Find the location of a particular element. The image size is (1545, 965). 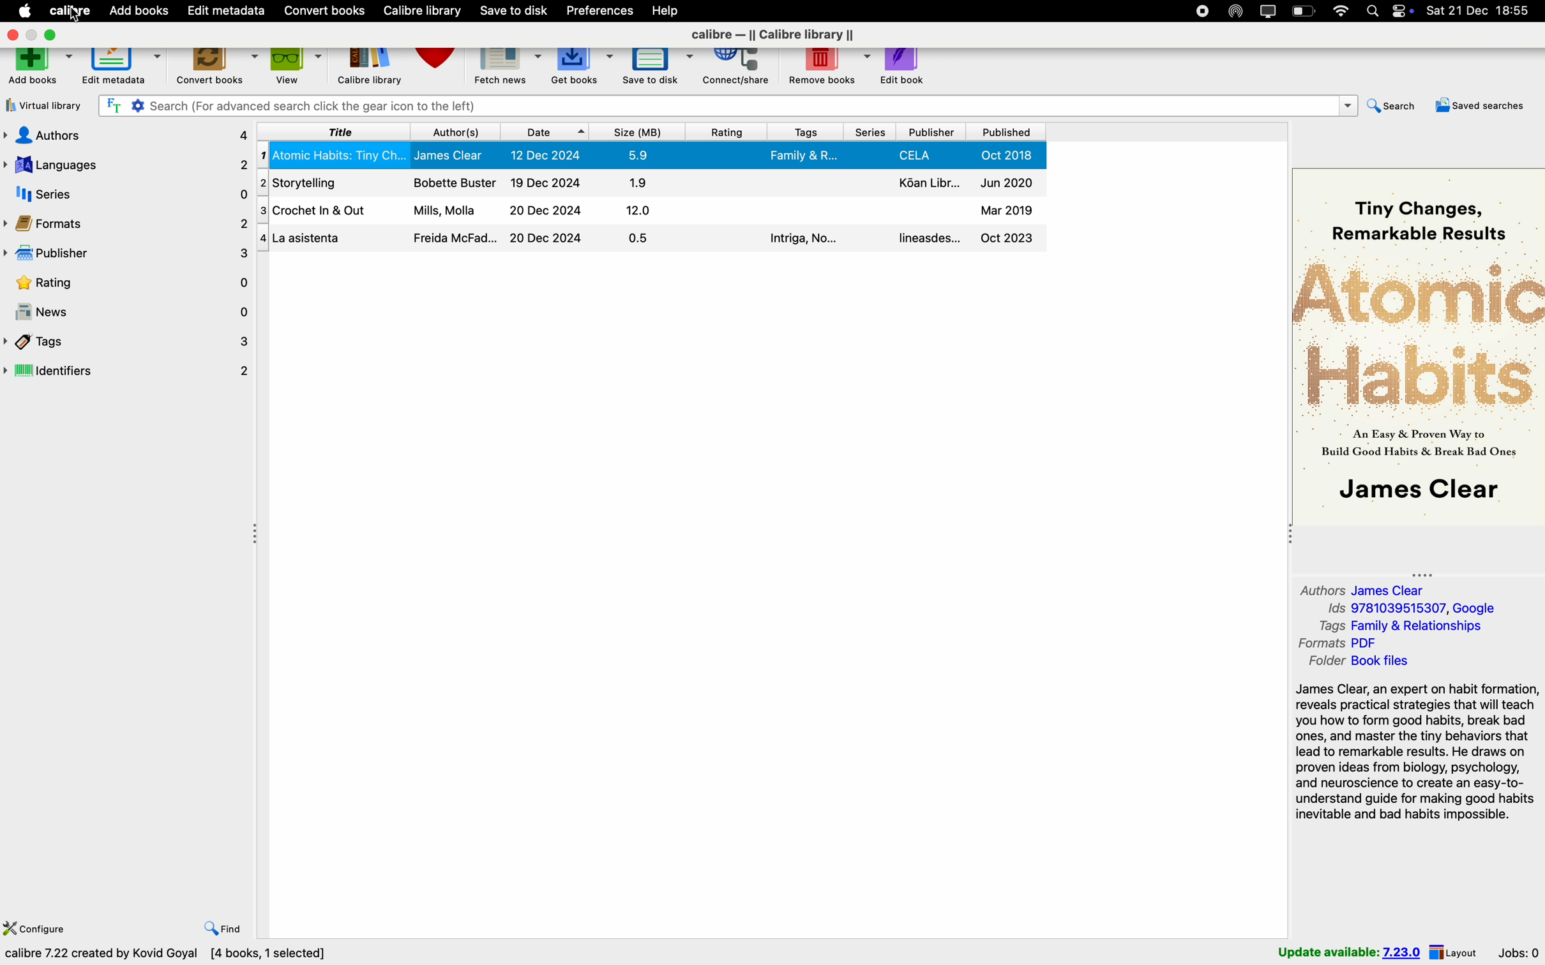

help is located at coordinates (669, 11).